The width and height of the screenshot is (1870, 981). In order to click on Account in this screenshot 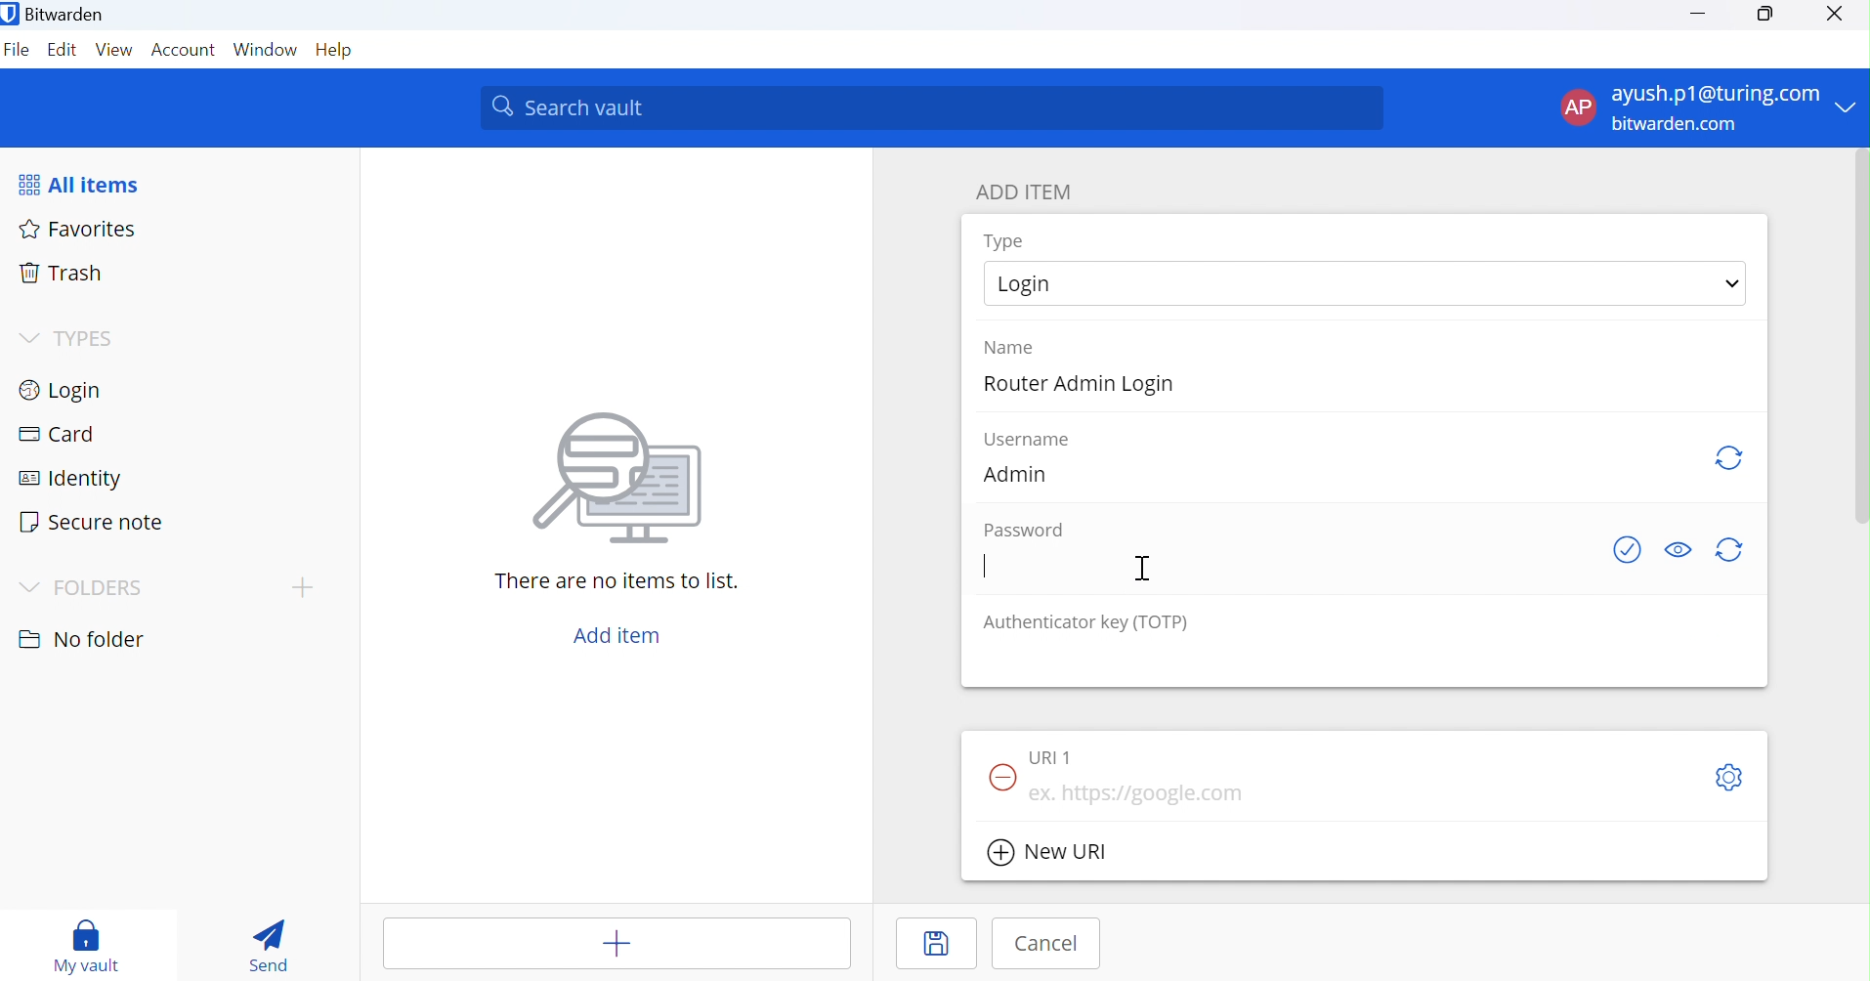, I will do `click(184, 51)`.